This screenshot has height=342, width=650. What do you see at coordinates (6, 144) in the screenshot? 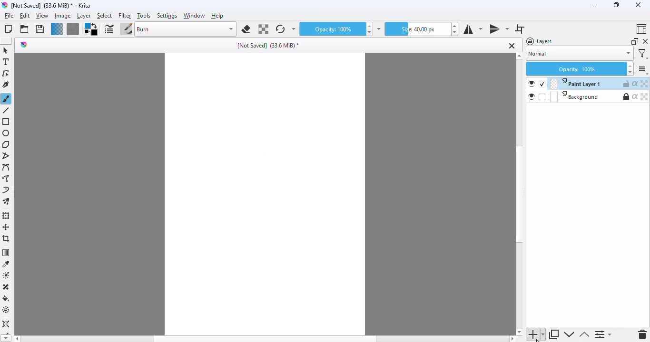
I see `polygon tool` at bounding box center [6, 144].